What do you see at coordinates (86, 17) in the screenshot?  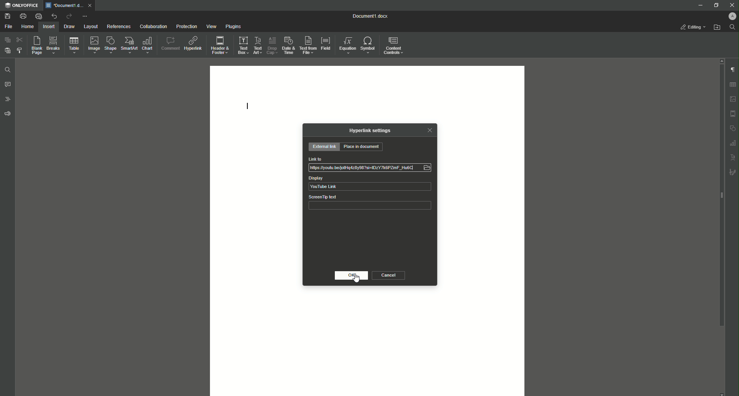 I see `More Options` at bounding box center [86, 17].